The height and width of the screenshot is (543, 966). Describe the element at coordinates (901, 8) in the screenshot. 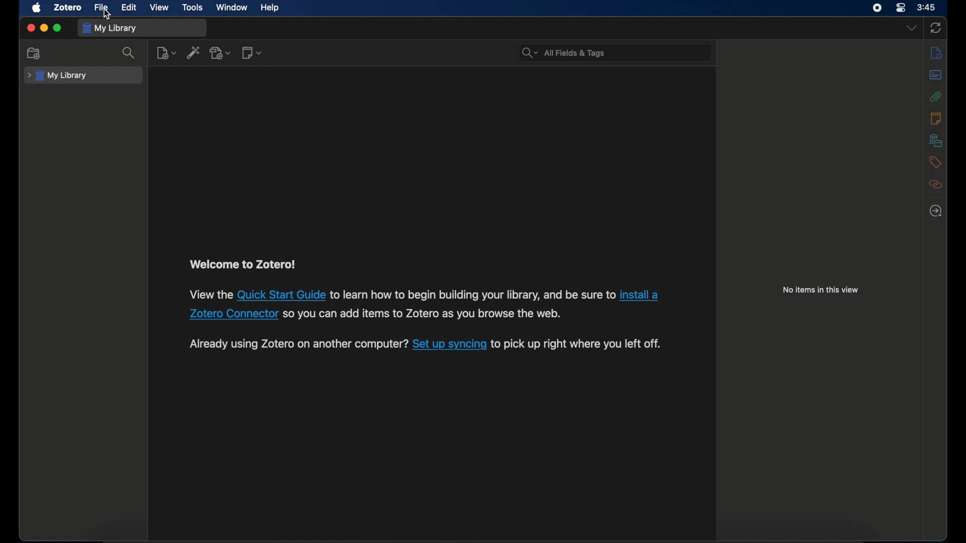

I see `control center` at that location.